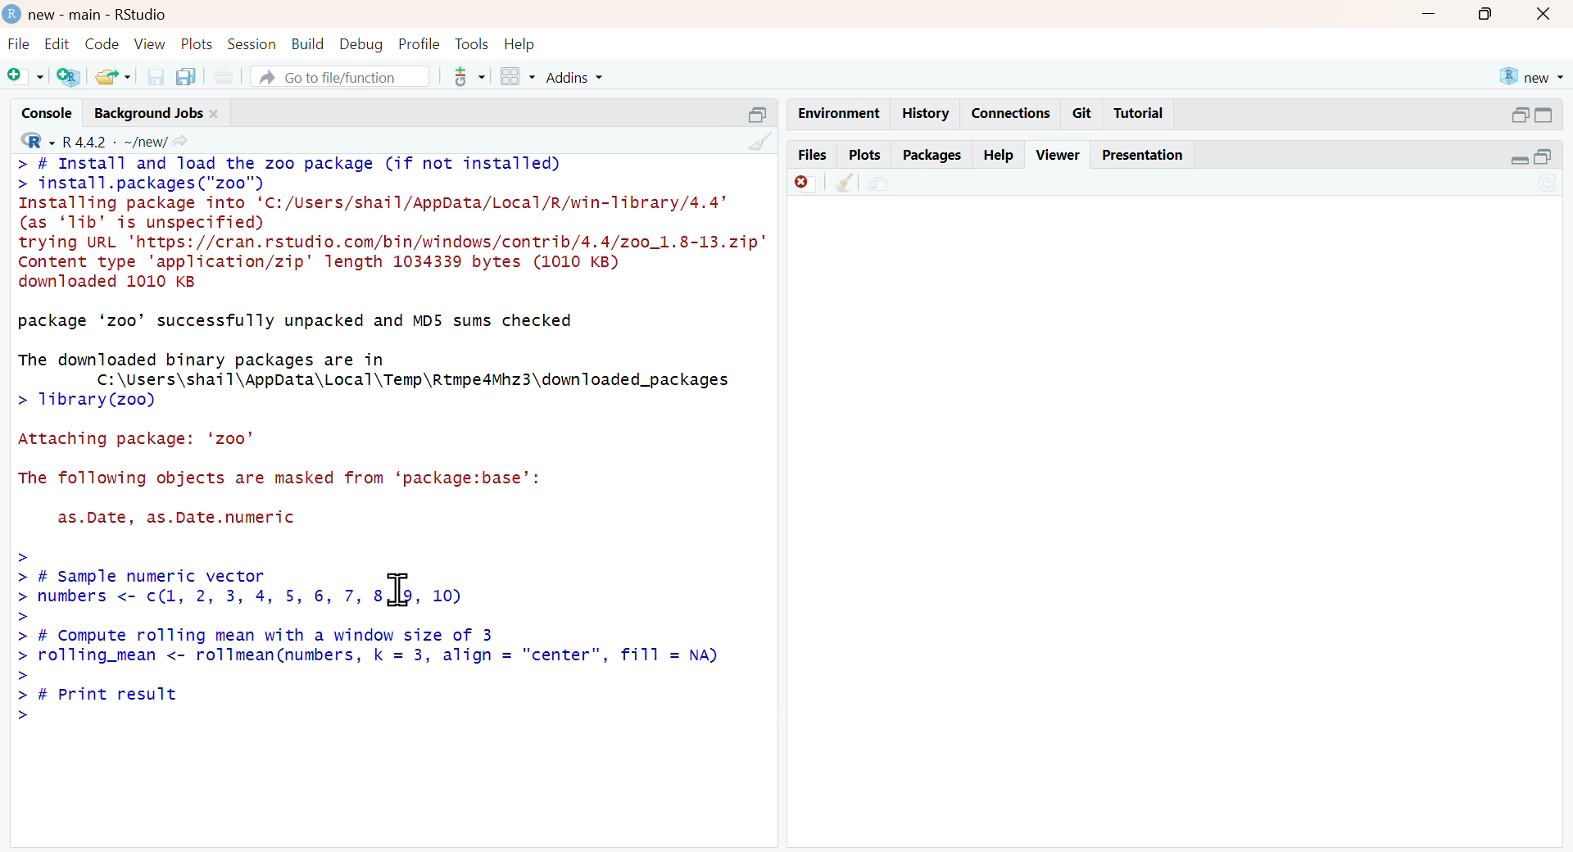 Image resolution: width=1573 pixels, height=852 pixels. What do you see at coordinates (1550, 184) in the screenshot?
I see `Sync` at bounding box center [1550, 184].